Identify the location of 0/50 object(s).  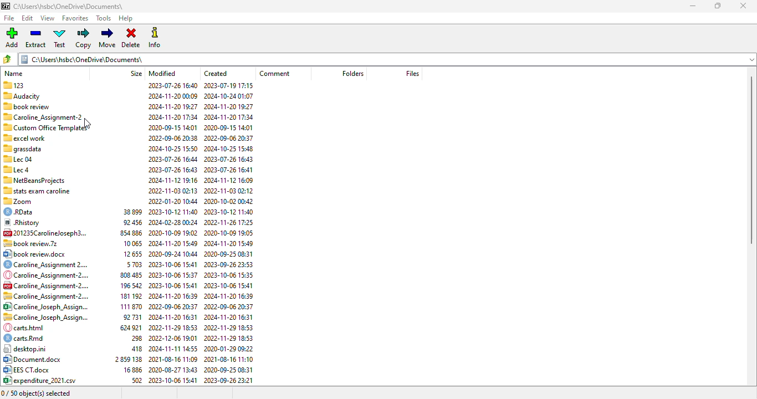
(37, 393).